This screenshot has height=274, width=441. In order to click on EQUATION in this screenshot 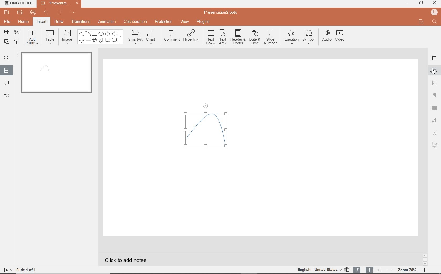, I will do `click(292, 36)`.